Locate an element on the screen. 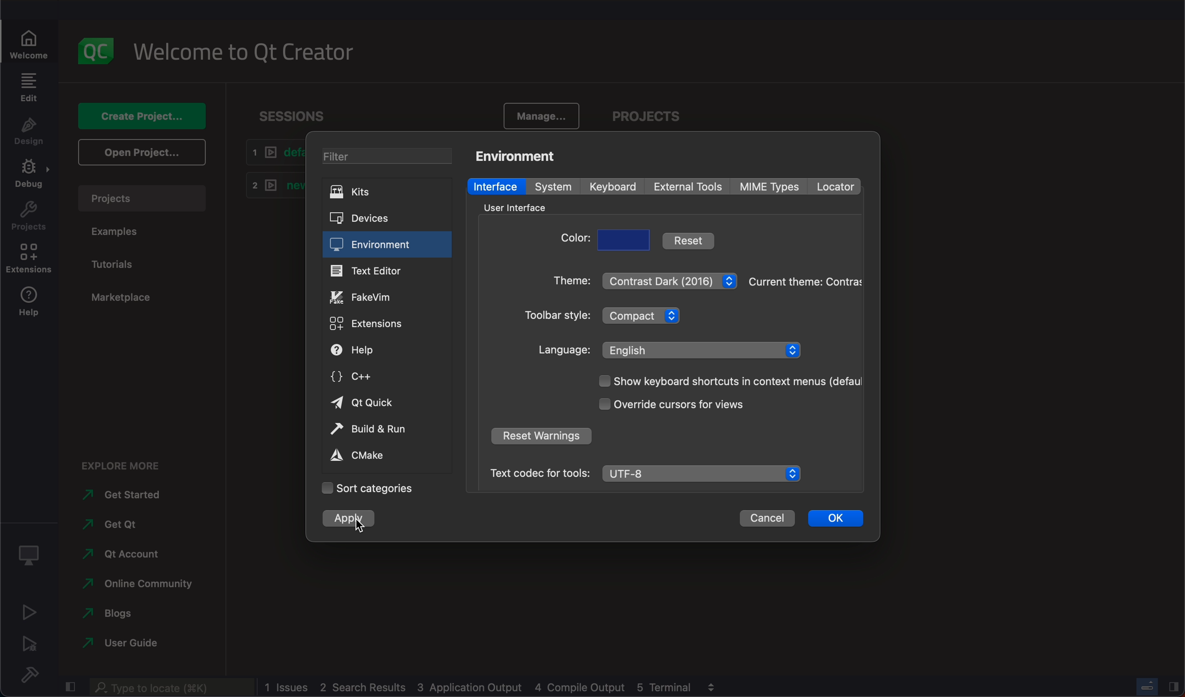 The height and width of the screenshot is (697, 1185). view output is located at coordinates (710, 687).